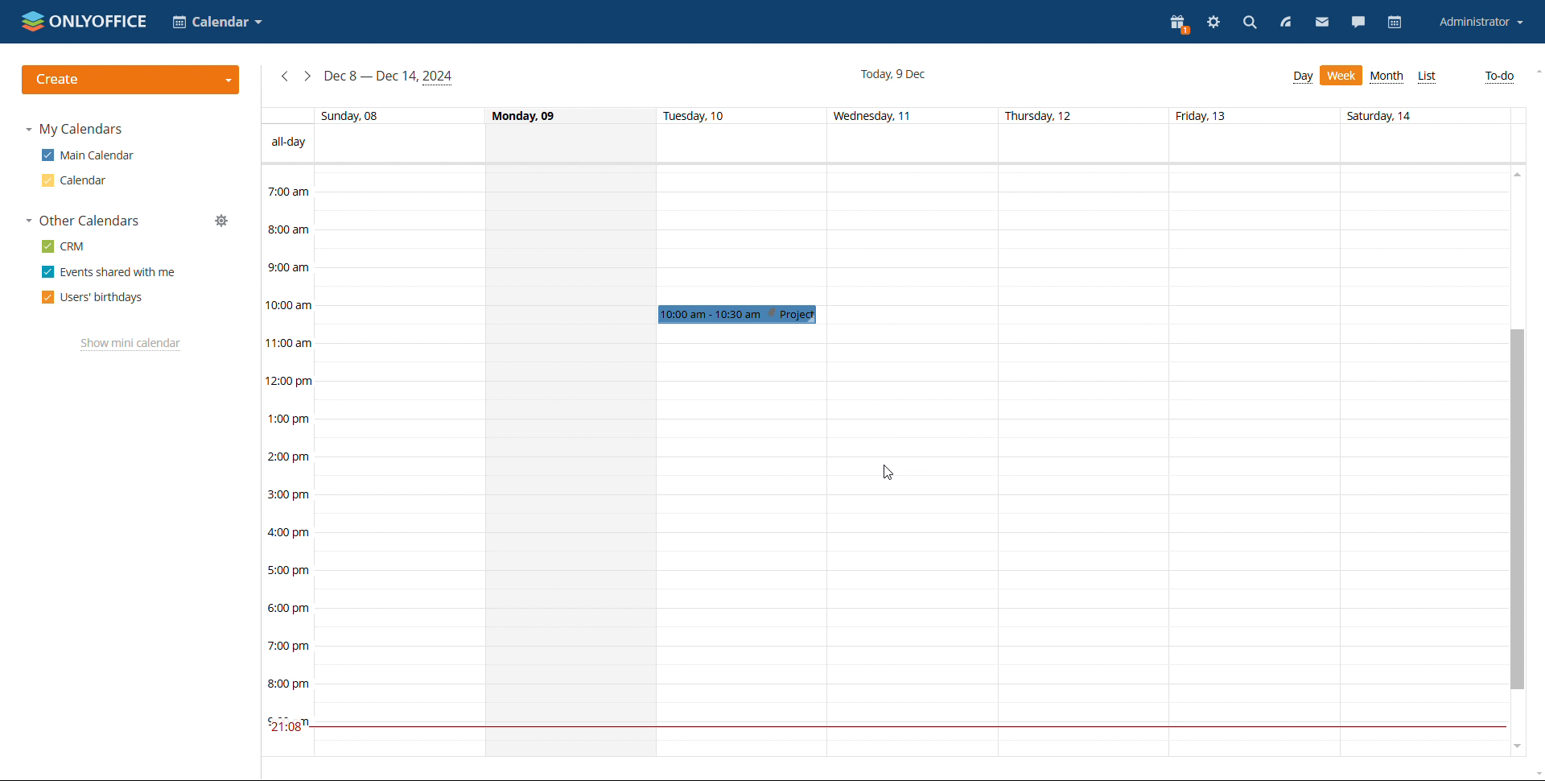 This screenshot has width=1545, height=781. I want to click on crm, so click(64, 246).